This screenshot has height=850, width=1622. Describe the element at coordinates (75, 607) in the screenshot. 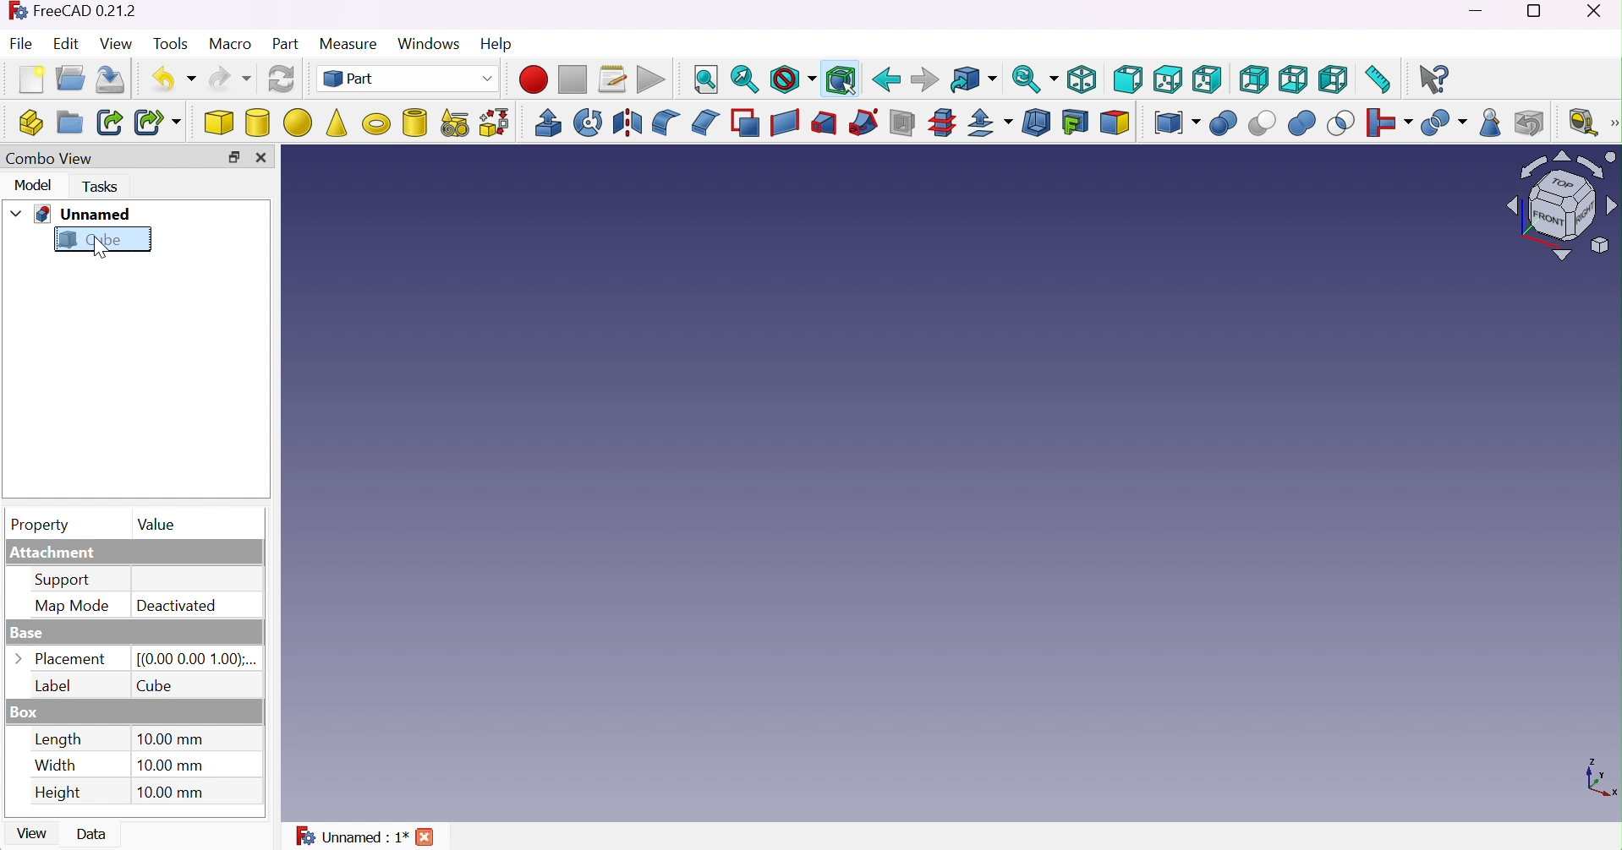

I see `Map mode` at that location.